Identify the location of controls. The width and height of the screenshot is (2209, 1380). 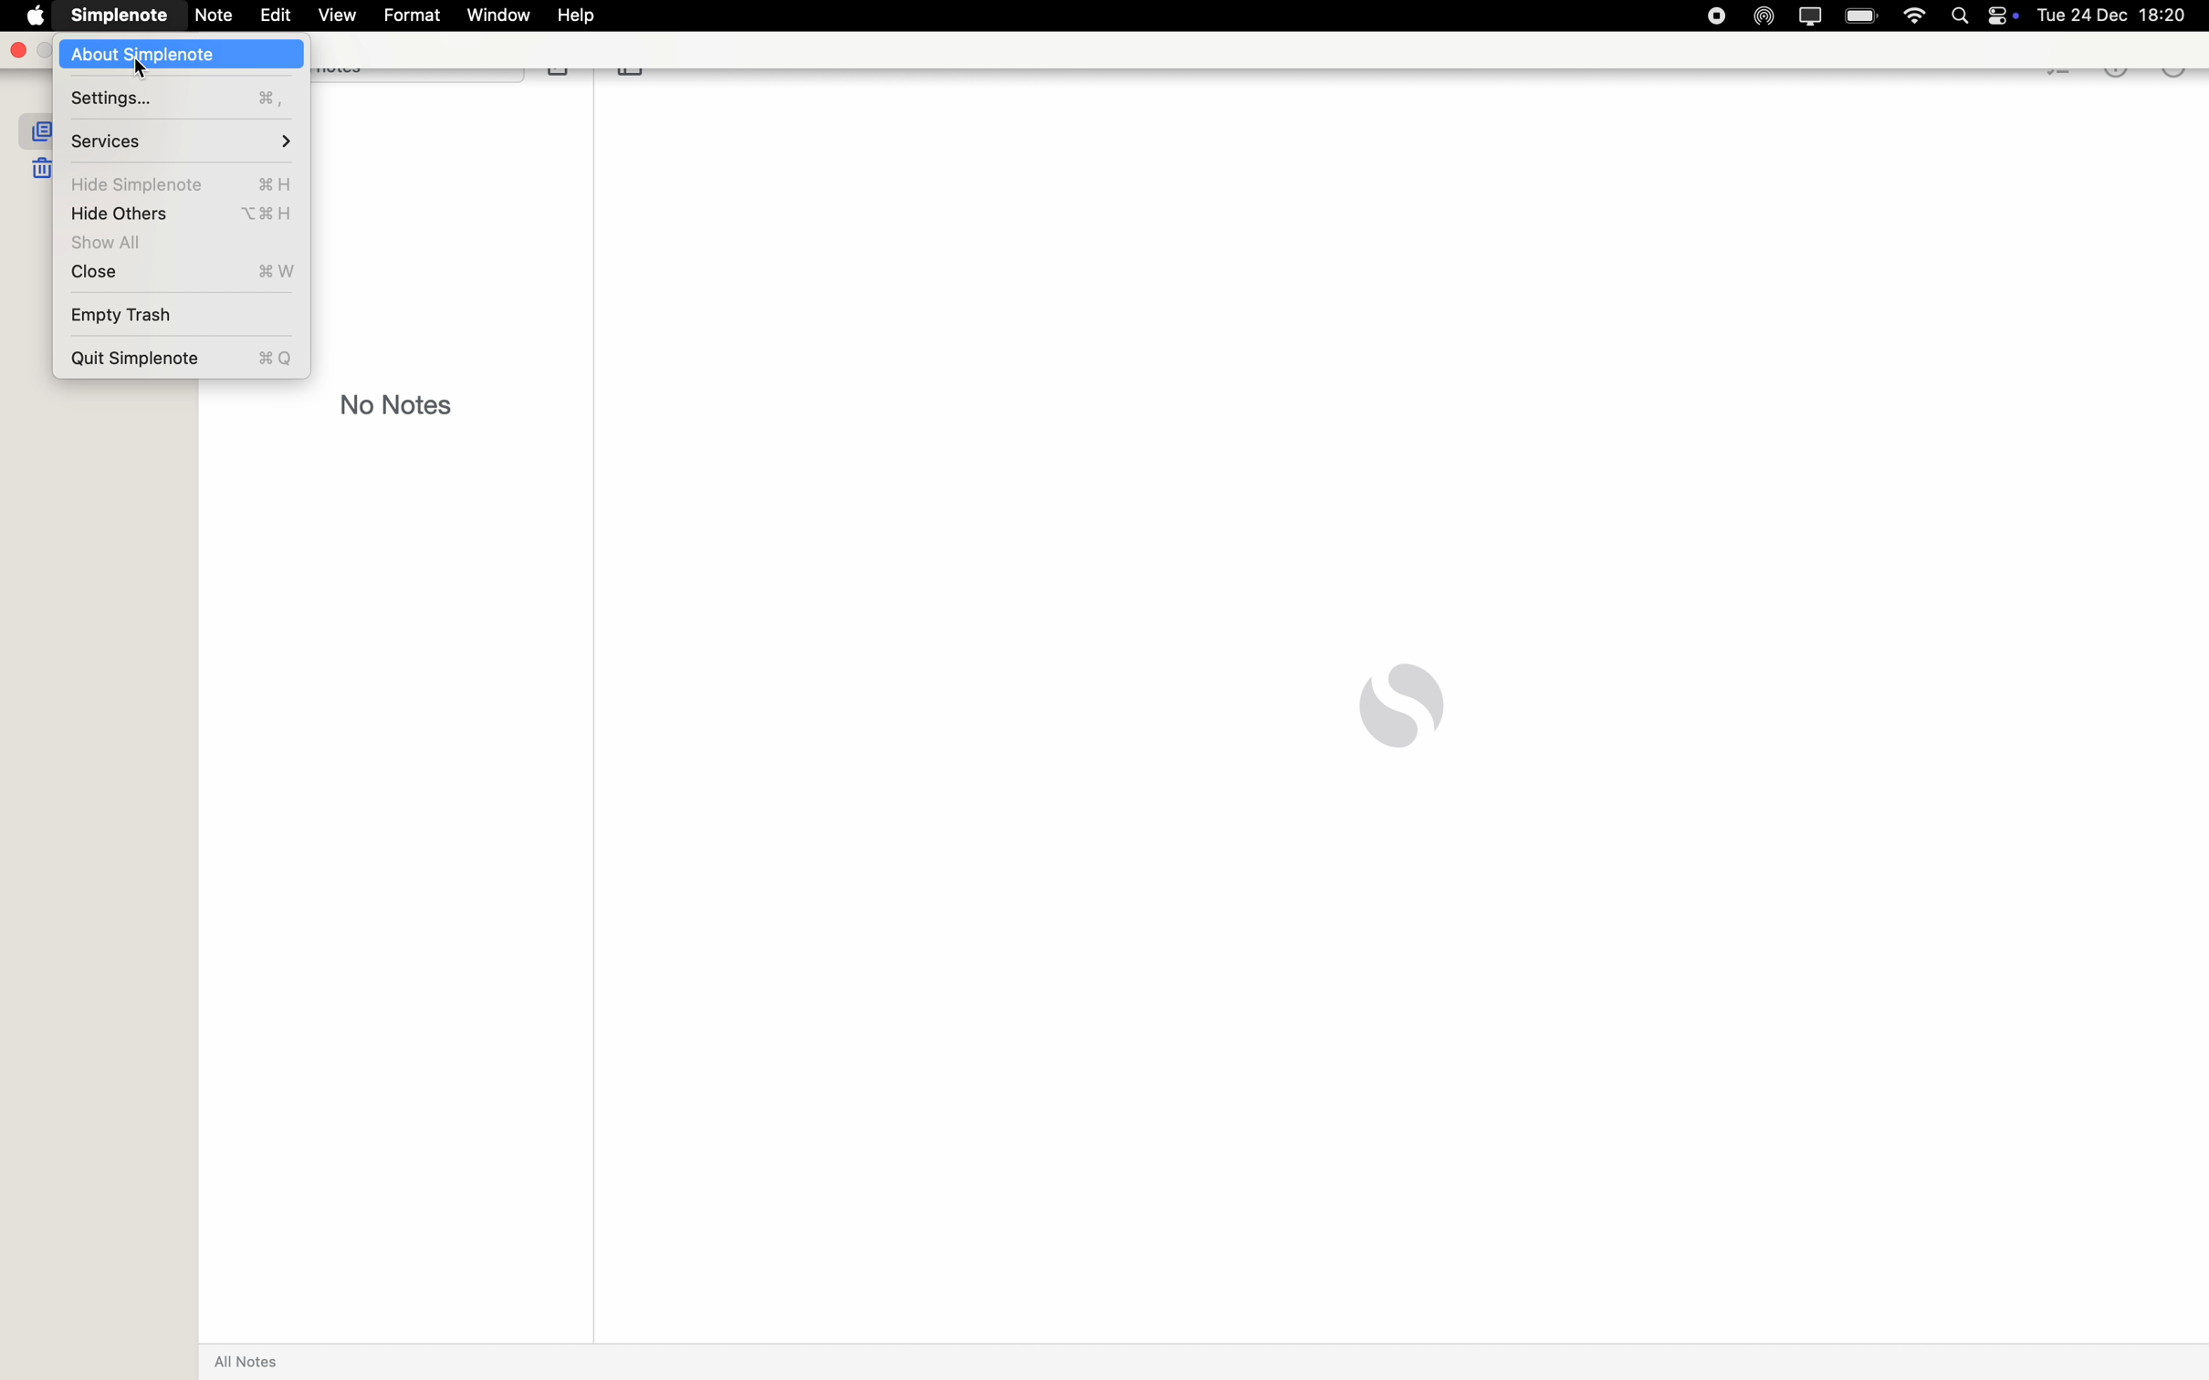
(2010, 16).